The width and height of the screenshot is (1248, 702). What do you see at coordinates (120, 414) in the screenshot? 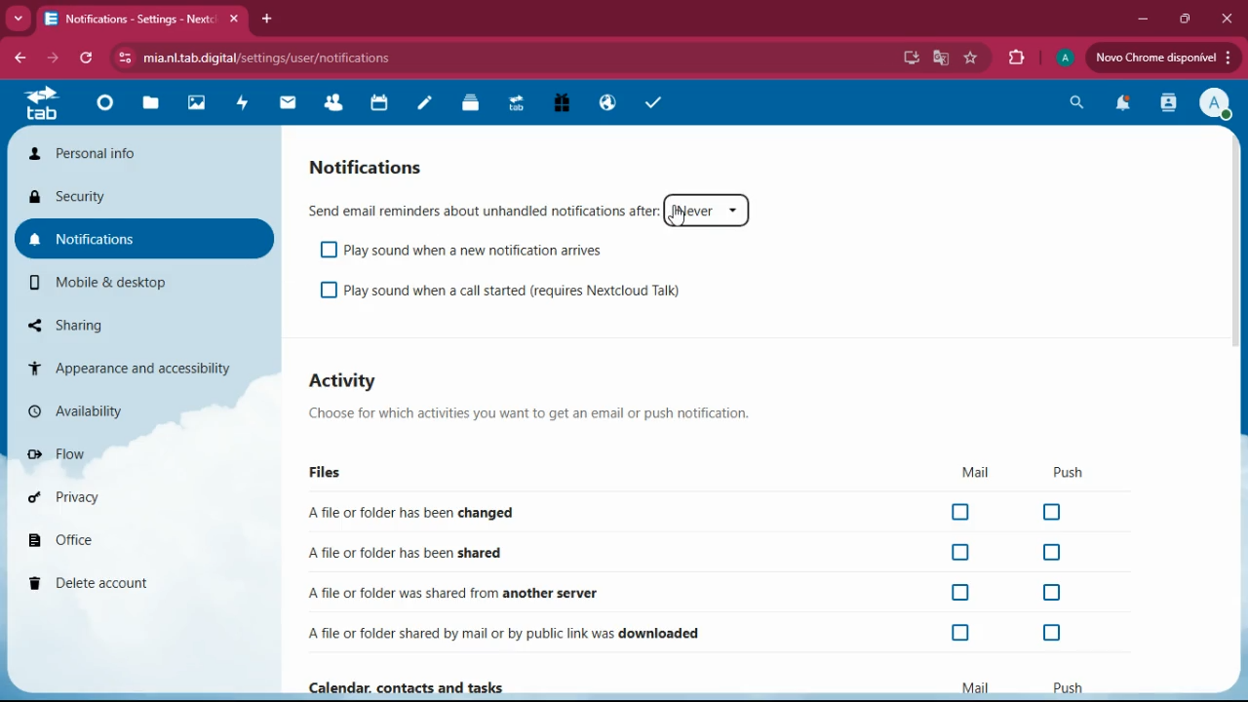
I see `availability` at bounding box center [120, 414].